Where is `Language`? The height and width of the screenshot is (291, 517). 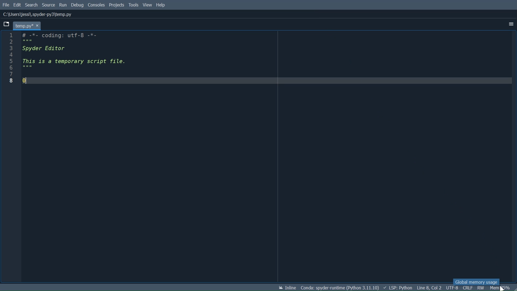 Language is located at coordinates (398, 288).